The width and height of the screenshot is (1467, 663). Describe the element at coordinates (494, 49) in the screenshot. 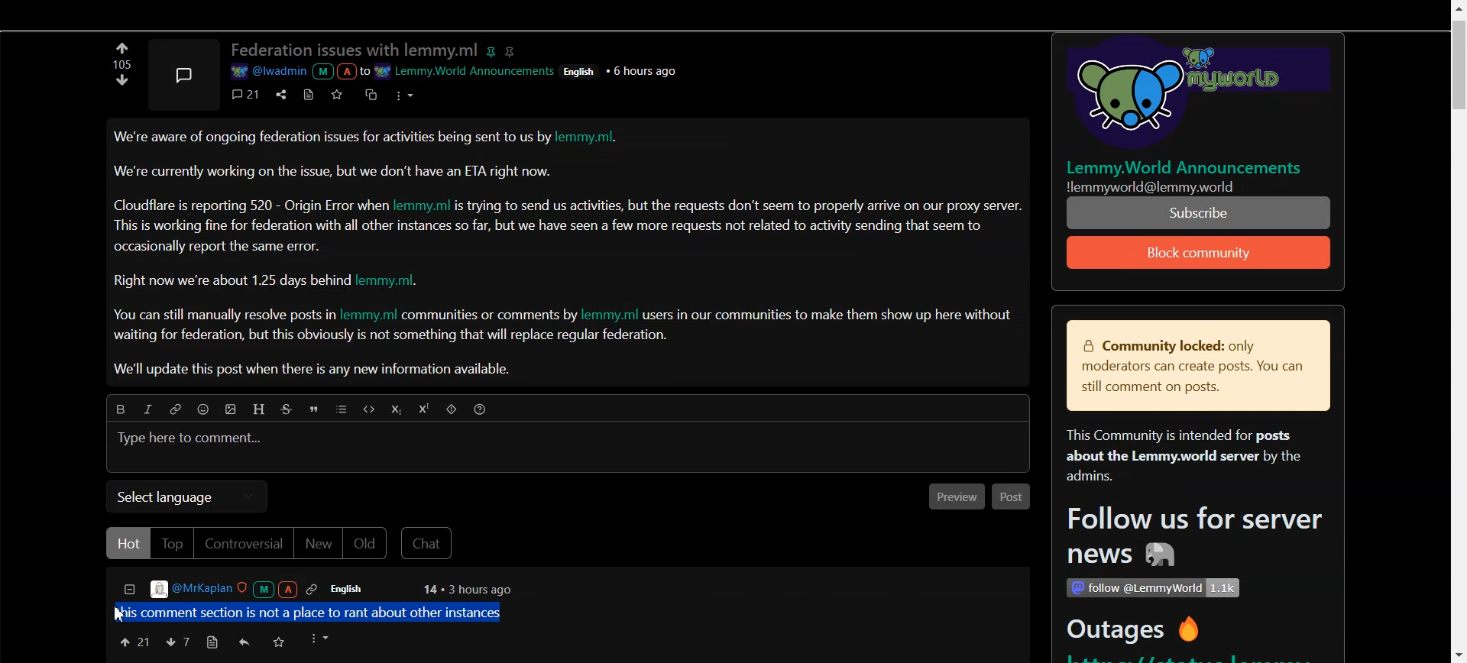

I see `pin` at that location.